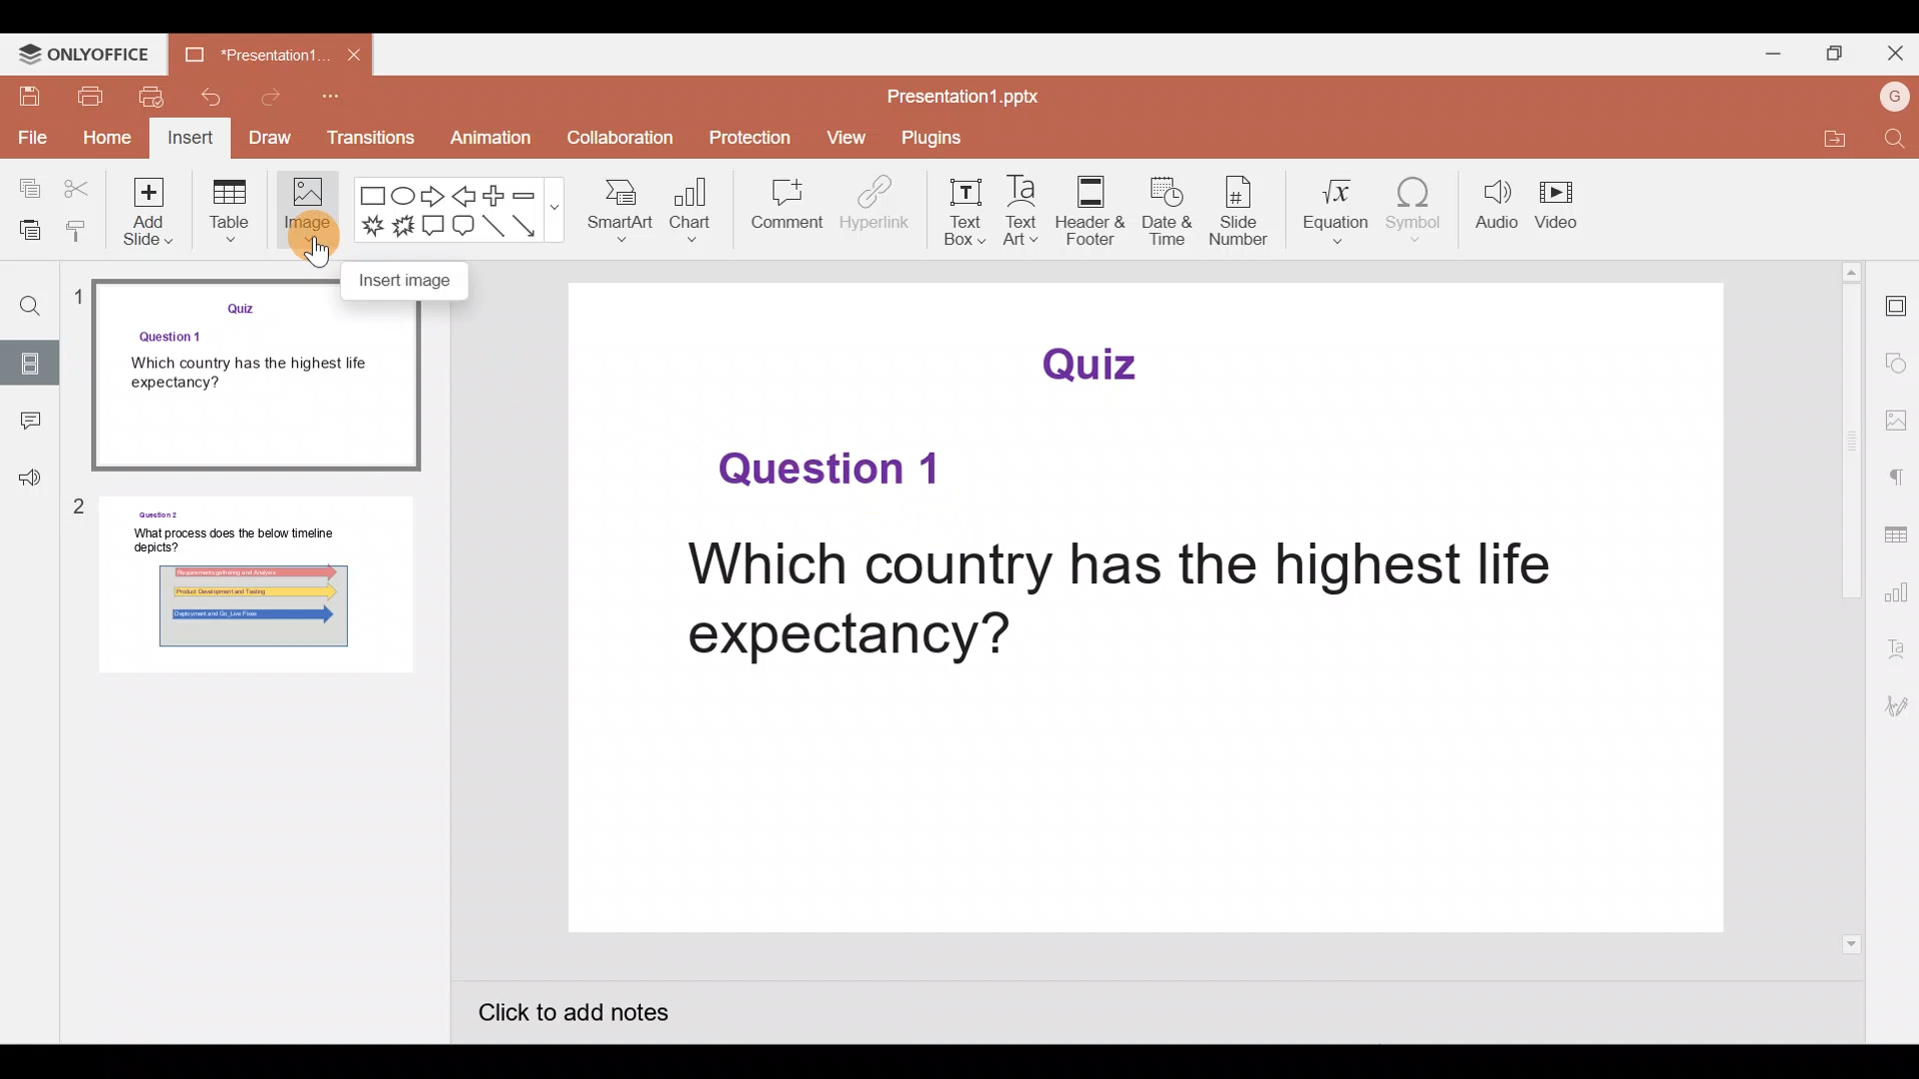 The image size is (1919, 1079). What do you see at coordinates (32, 363) in the screenshot?
I see `Slides` at bounding box center [32, 363].